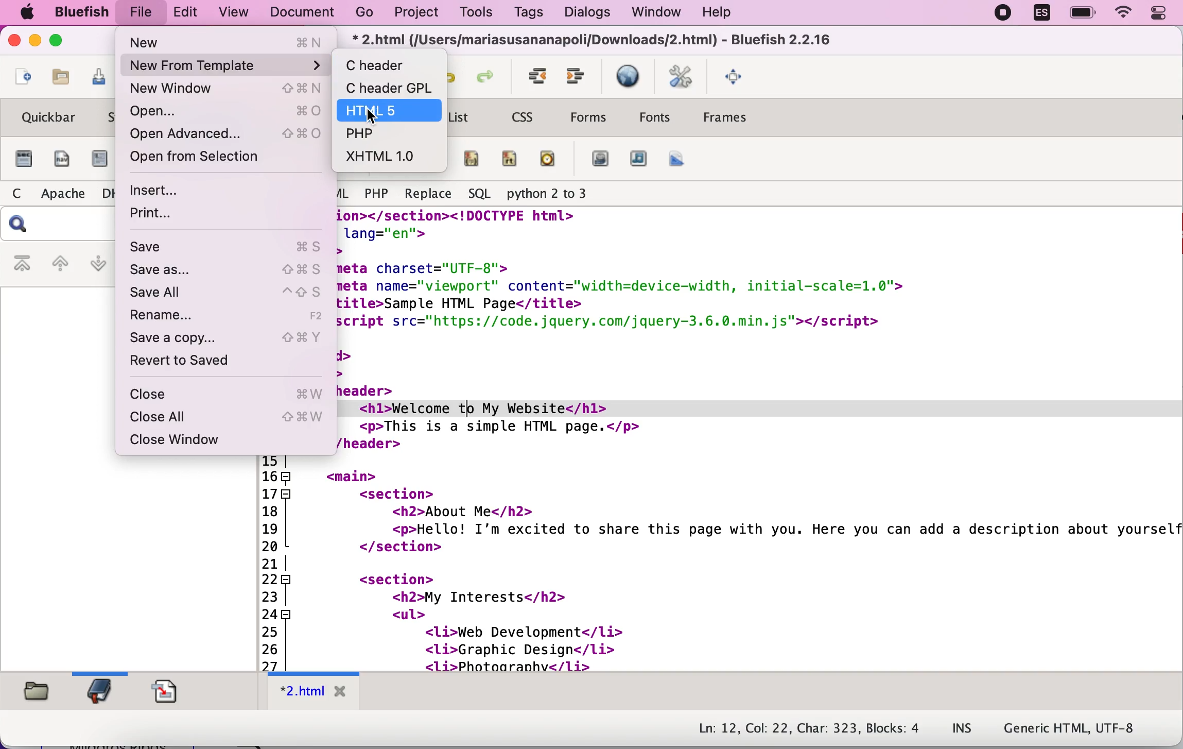  Describe the element at coordinates (232, 247) in the screenshot. I see `save` at that location.